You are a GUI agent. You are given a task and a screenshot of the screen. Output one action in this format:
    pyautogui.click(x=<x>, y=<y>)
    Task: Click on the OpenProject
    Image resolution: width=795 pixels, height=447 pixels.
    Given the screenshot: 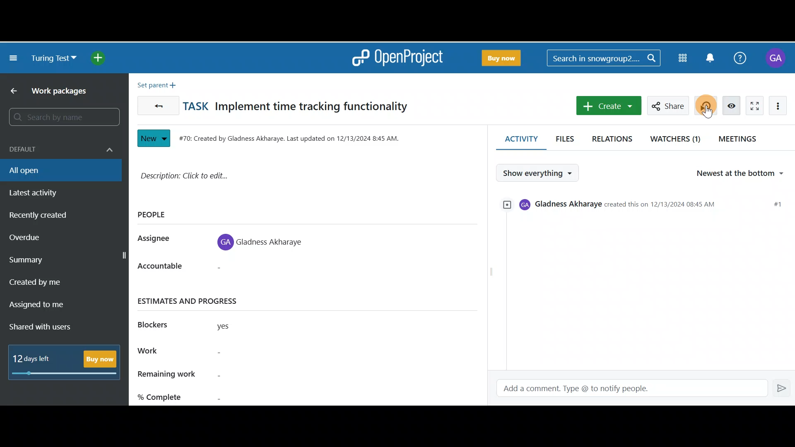 What is the action you would take?
    pyautogui.click(x=397, y=58)
    